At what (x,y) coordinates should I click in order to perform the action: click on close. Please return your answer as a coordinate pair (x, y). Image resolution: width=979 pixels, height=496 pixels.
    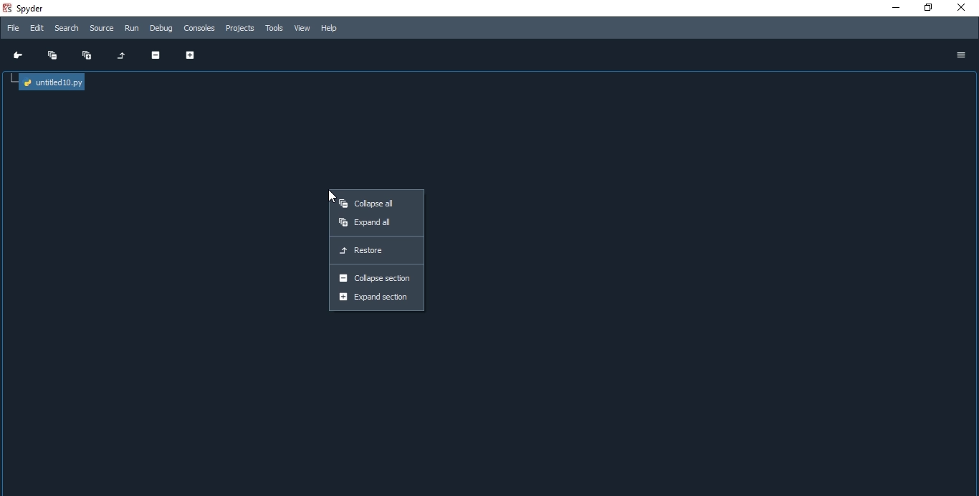
    Looking at the image, I should click on (963, 8).